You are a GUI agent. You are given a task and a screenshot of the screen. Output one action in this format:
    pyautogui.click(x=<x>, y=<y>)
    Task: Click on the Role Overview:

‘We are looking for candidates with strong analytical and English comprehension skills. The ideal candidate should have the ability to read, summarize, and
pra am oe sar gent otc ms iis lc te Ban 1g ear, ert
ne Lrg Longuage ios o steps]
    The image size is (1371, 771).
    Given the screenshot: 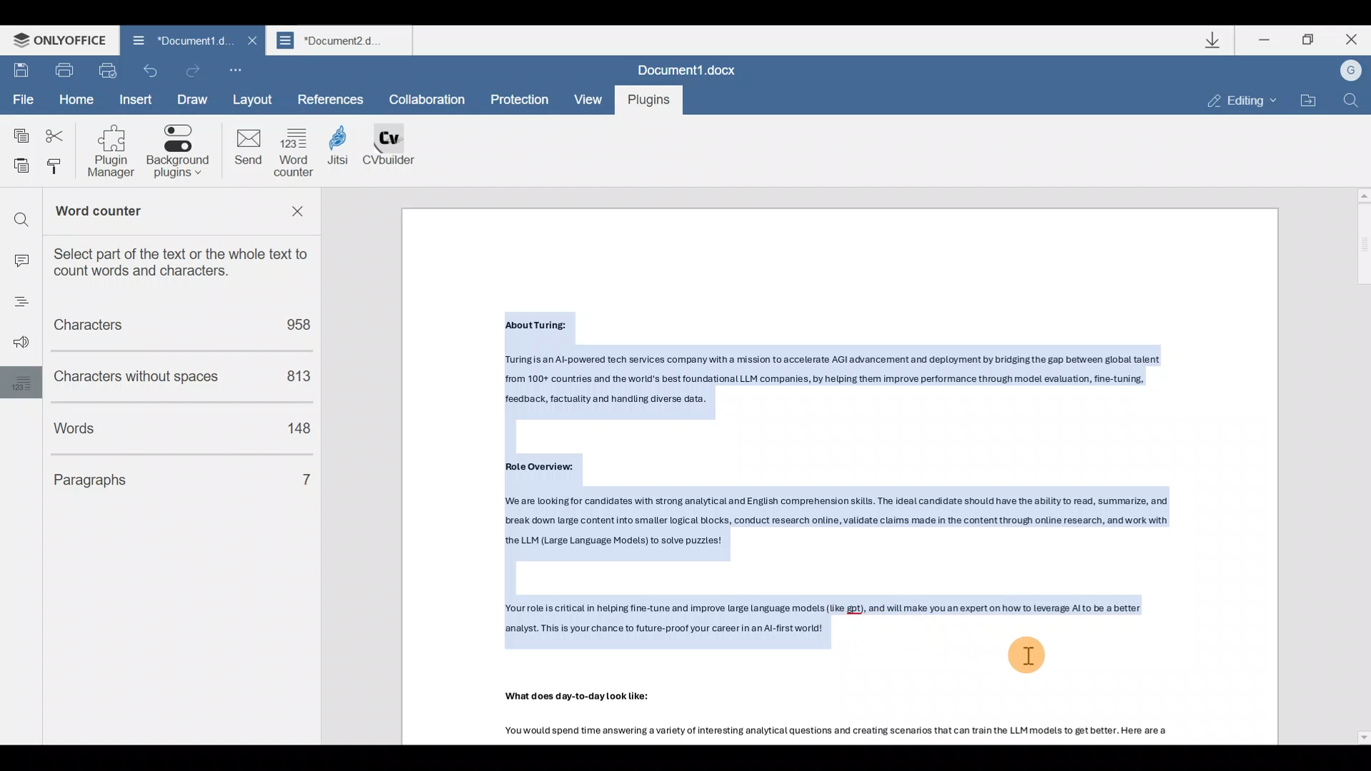 What is the action you would take?
    pyautogui.click(x=852, y=509)
    